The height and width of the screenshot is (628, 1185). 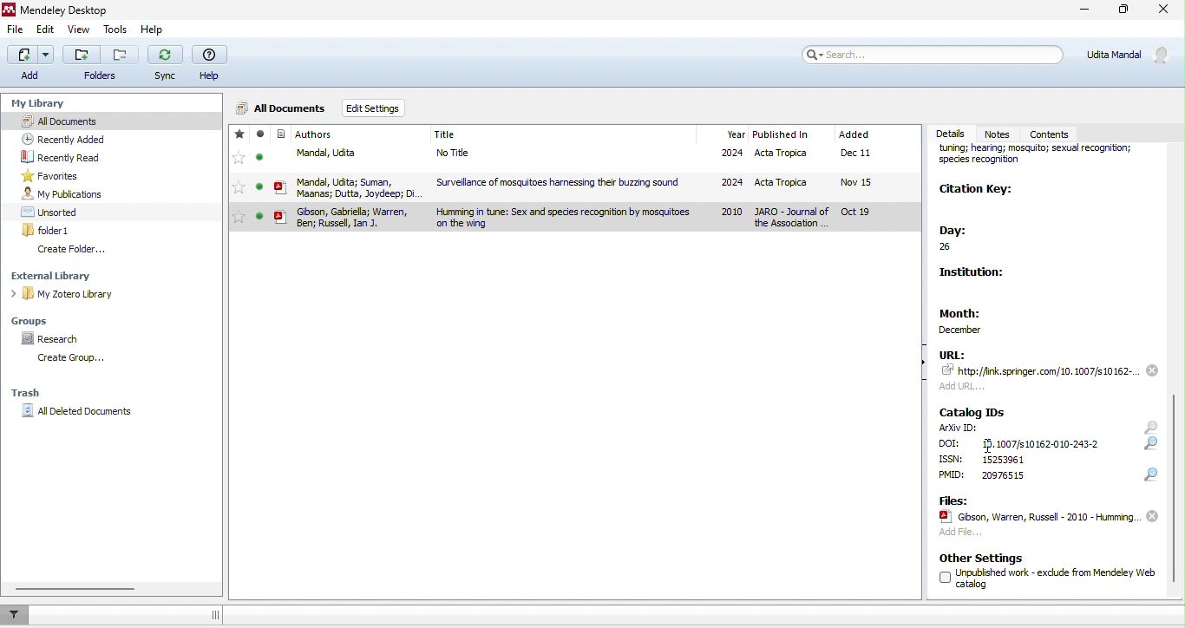 I want to click on search bar, so click(x=933, y=54).